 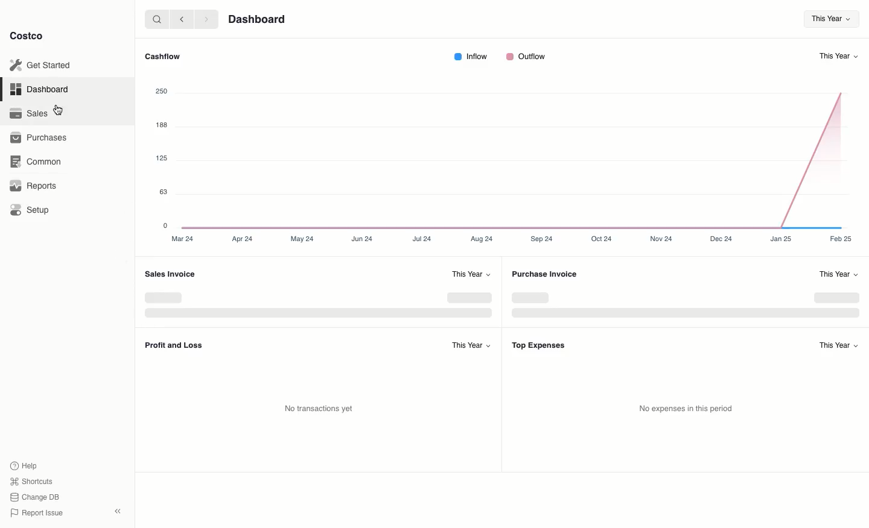 I want to click on Graph, so click(x=513, y=153).